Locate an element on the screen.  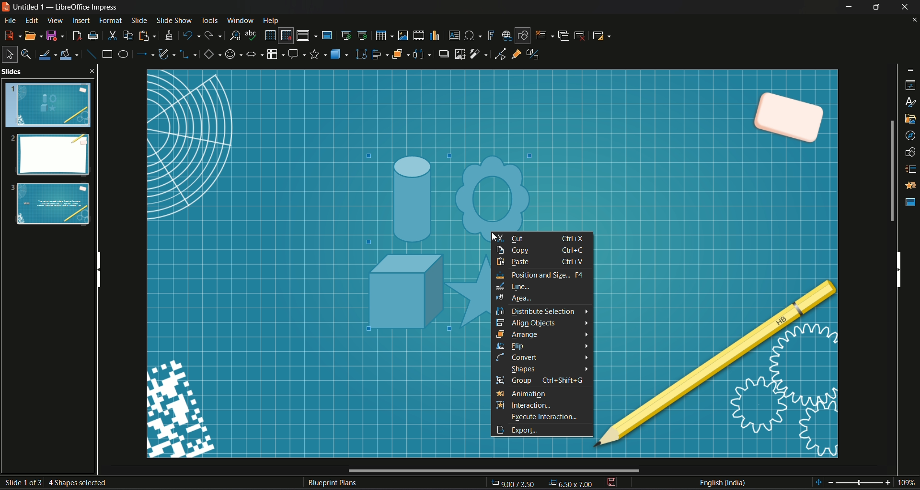
Minimize is located at coordinates (849, 7).